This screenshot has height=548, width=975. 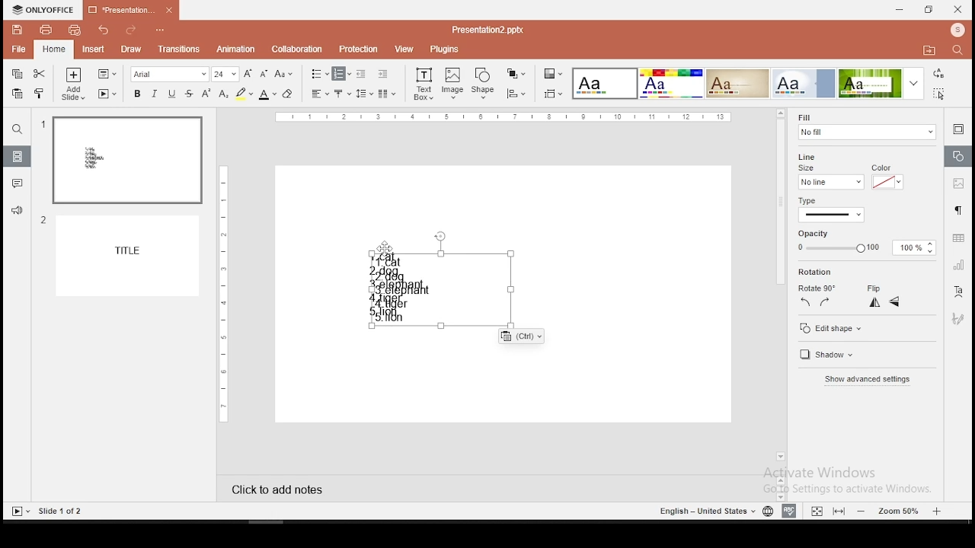 I want to click on vertical alignment, so click(x=344, y=93).